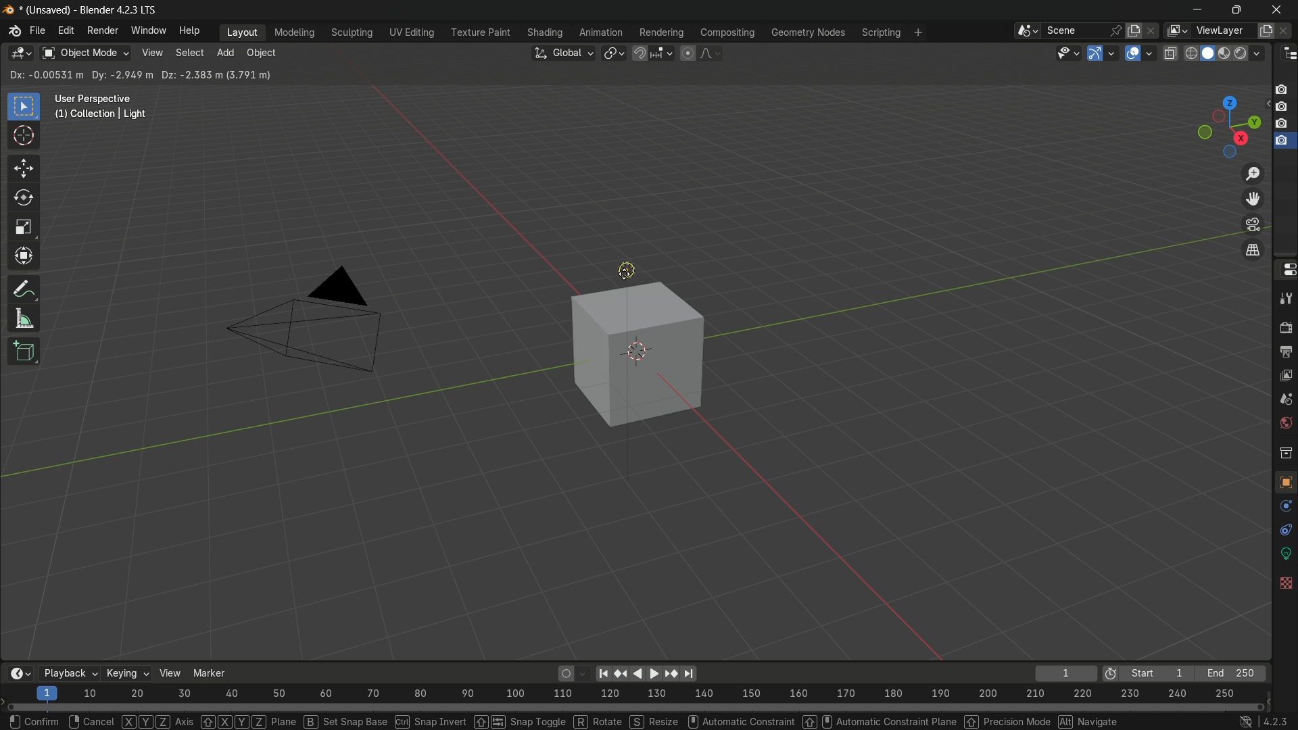 This screenshot has height=730, width=1298. What do you see at coordinates (712, 53) in the screenshot?
I see `proportional editing falloff` at bounding box center [712, 53].